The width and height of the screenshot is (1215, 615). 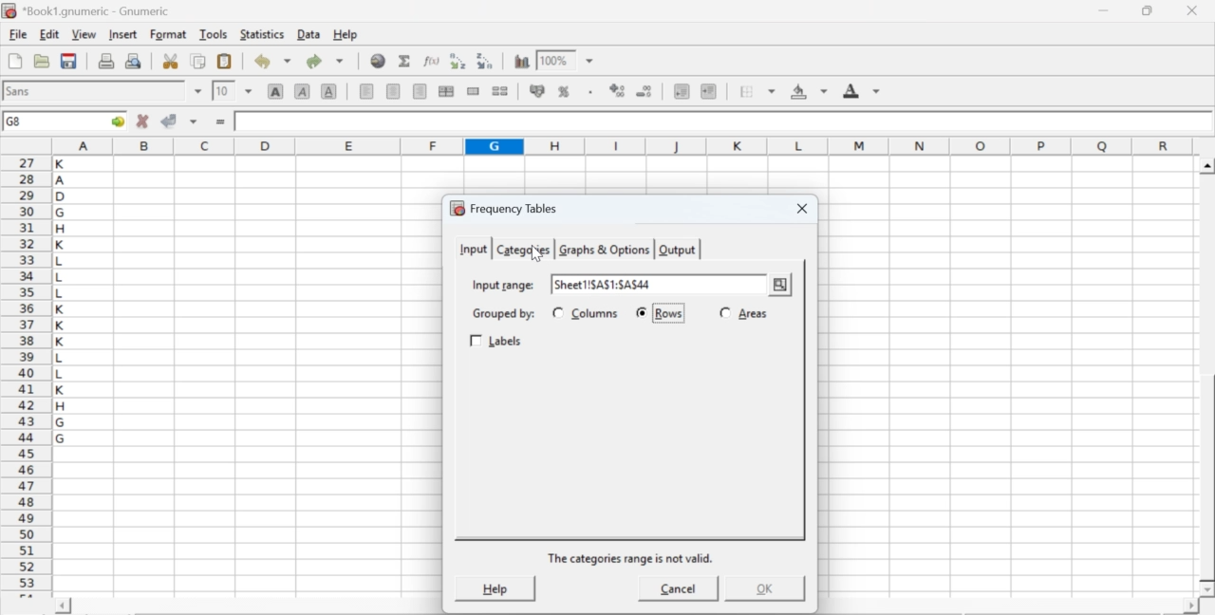 What do you see at coordinates (537, 90) in the screenshot?
I see `format selection as accounting` at bounding box center [537, 90].